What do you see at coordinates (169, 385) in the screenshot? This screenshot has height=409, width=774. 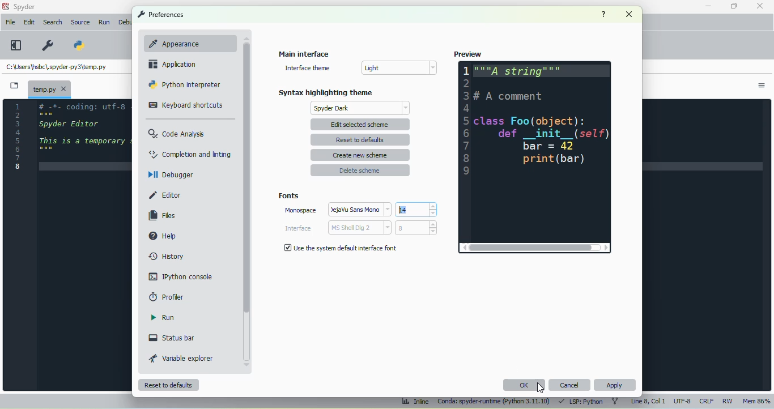 I see `reset to defaults` at bounding box center [169, 385].